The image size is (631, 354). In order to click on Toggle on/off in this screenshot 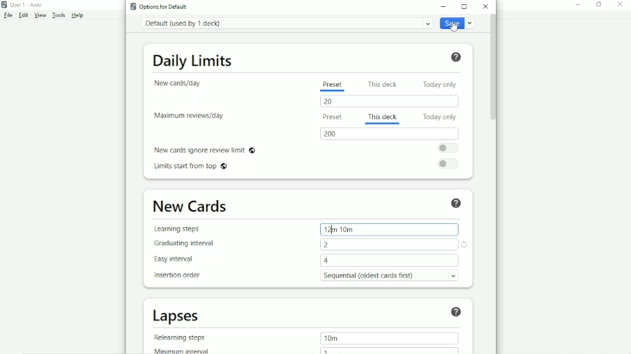, I will do `click(448, 148)`.